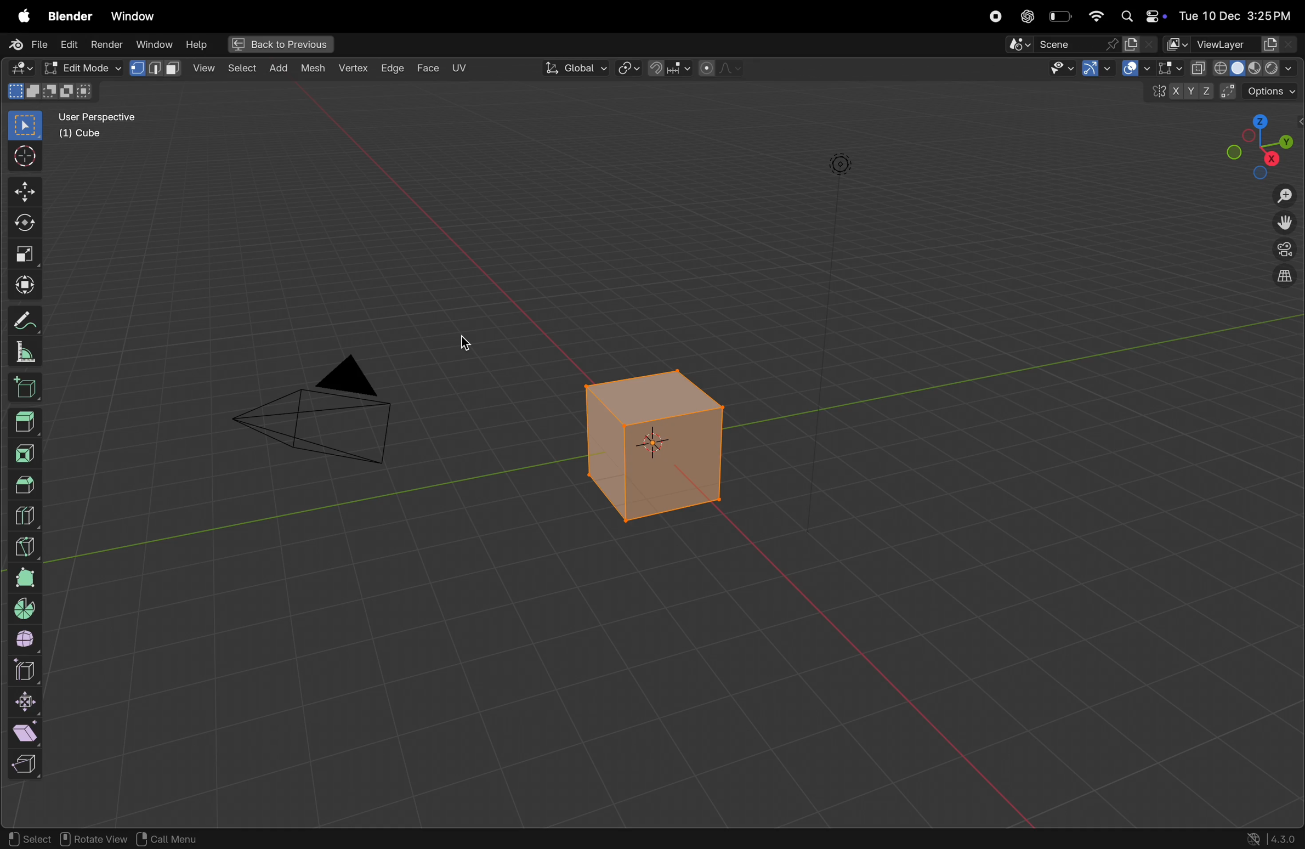 Image resolution: width=1305 pixels, height=849 pixels. What do you see at coordinates (1060, 17) in the screenshot?
I see `battery` at bounding box center [1060, 17].